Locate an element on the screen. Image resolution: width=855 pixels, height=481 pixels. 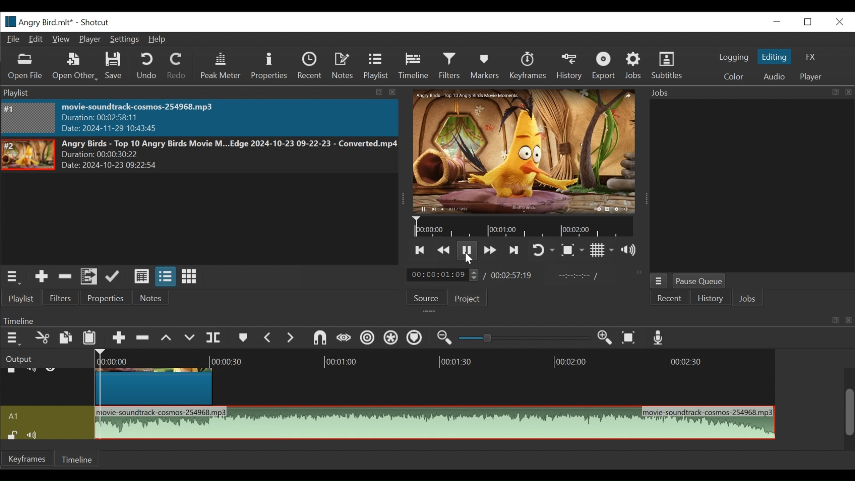
Toggle play or pause is located at coordinates (467, 249).